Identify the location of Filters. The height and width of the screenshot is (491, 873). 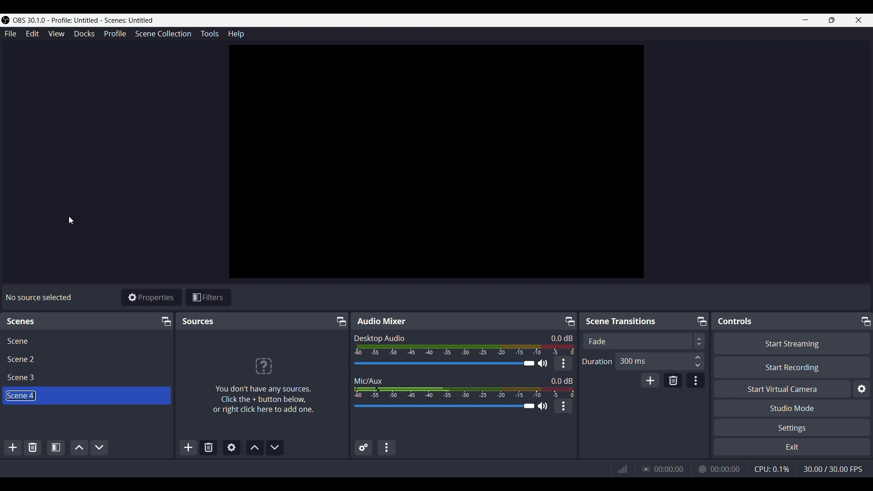
(209, 297).